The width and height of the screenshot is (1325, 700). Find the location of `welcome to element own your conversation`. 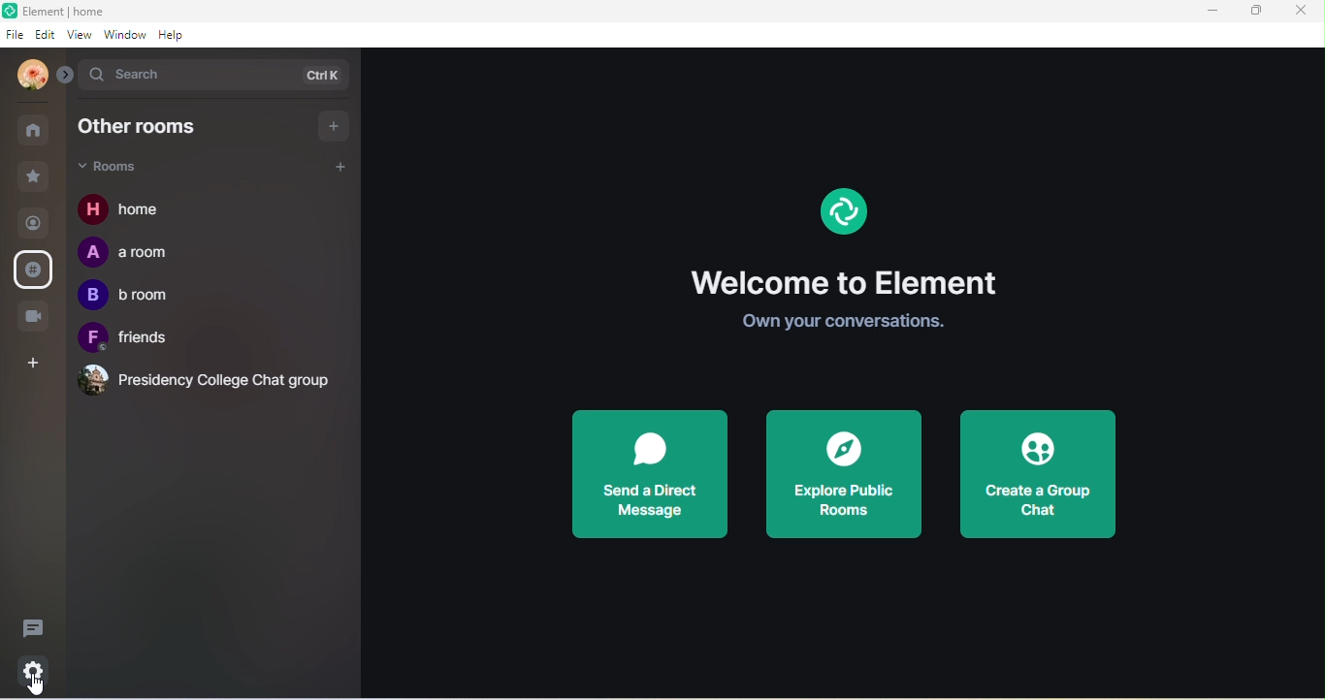

welcome to element own your conversation is located at coordinates (850, 303).